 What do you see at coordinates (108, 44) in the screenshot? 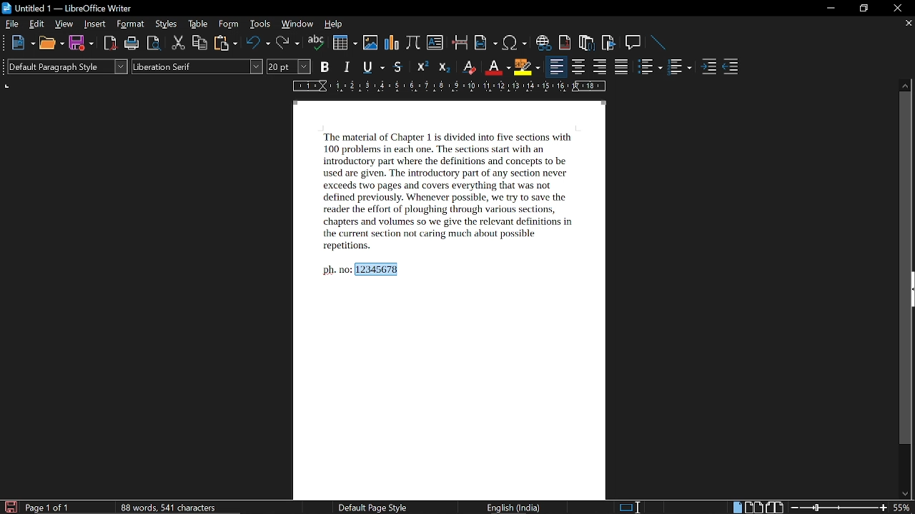
I see `export as pdf` at bounding box center [108, 44].